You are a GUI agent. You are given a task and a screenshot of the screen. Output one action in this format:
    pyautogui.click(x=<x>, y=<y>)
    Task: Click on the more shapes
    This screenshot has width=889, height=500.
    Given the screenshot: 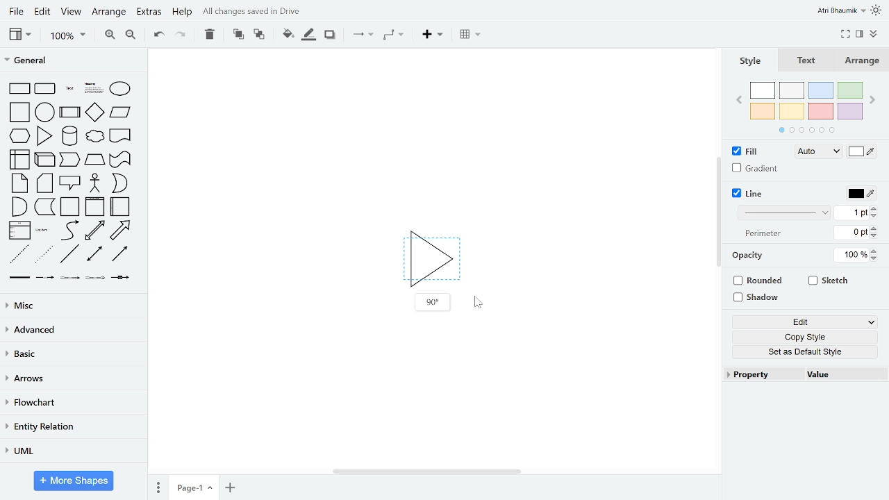 What is the action you would take?
    pyautogui.click(x=74, y=481)
    